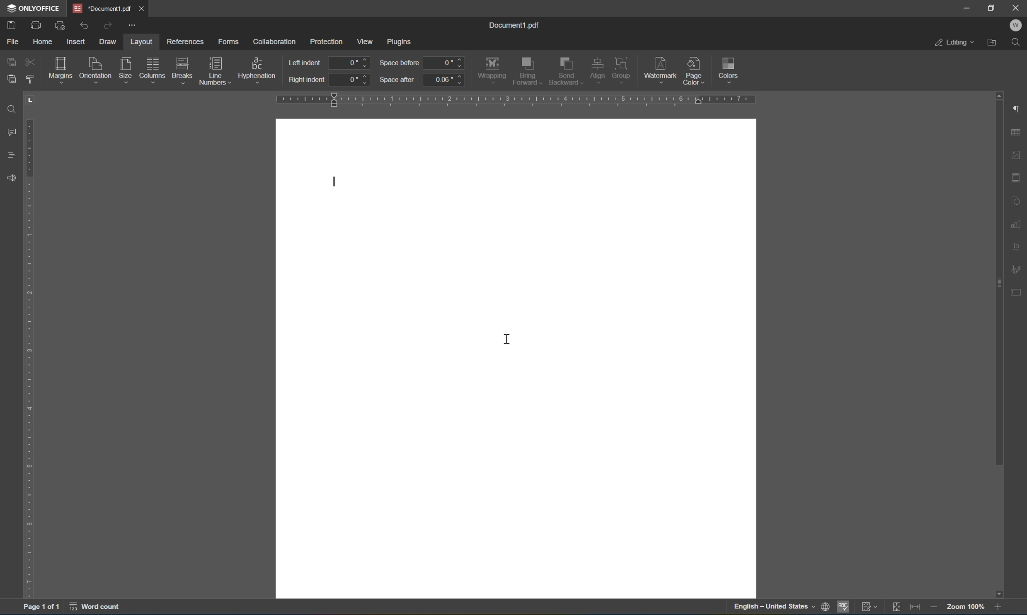  What do you see at coordinates (228, 39) in the screenshot?
I see `forms` at bounding box center [228, 39].